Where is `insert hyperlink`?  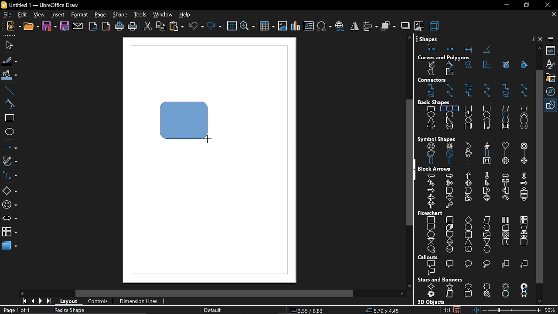 insert hyperlink is located at coordinates (340, 27).